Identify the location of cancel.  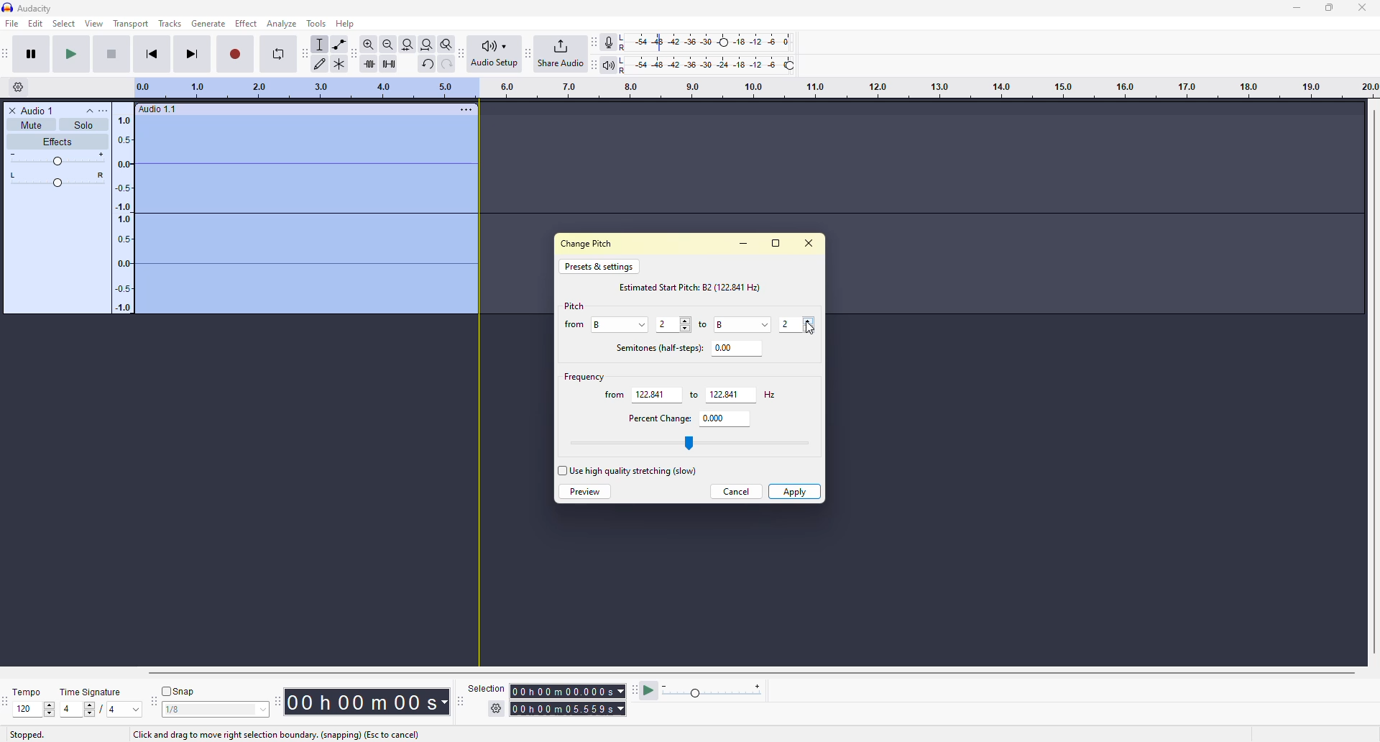
(735, 491).